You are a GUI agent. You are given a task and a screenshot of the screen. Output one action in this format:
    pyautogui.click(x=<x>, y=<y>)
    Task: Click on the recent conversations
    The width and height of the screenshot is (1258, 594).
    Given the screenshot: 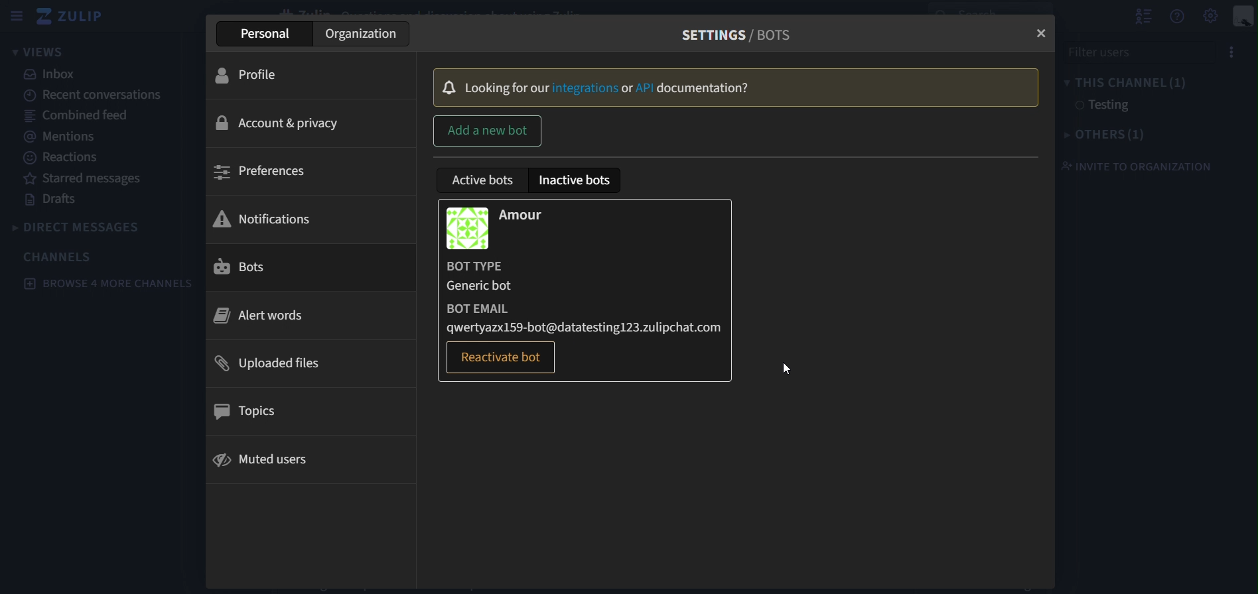 What is the action you would take?
    pyautogui.click(x=103, y=94)
    